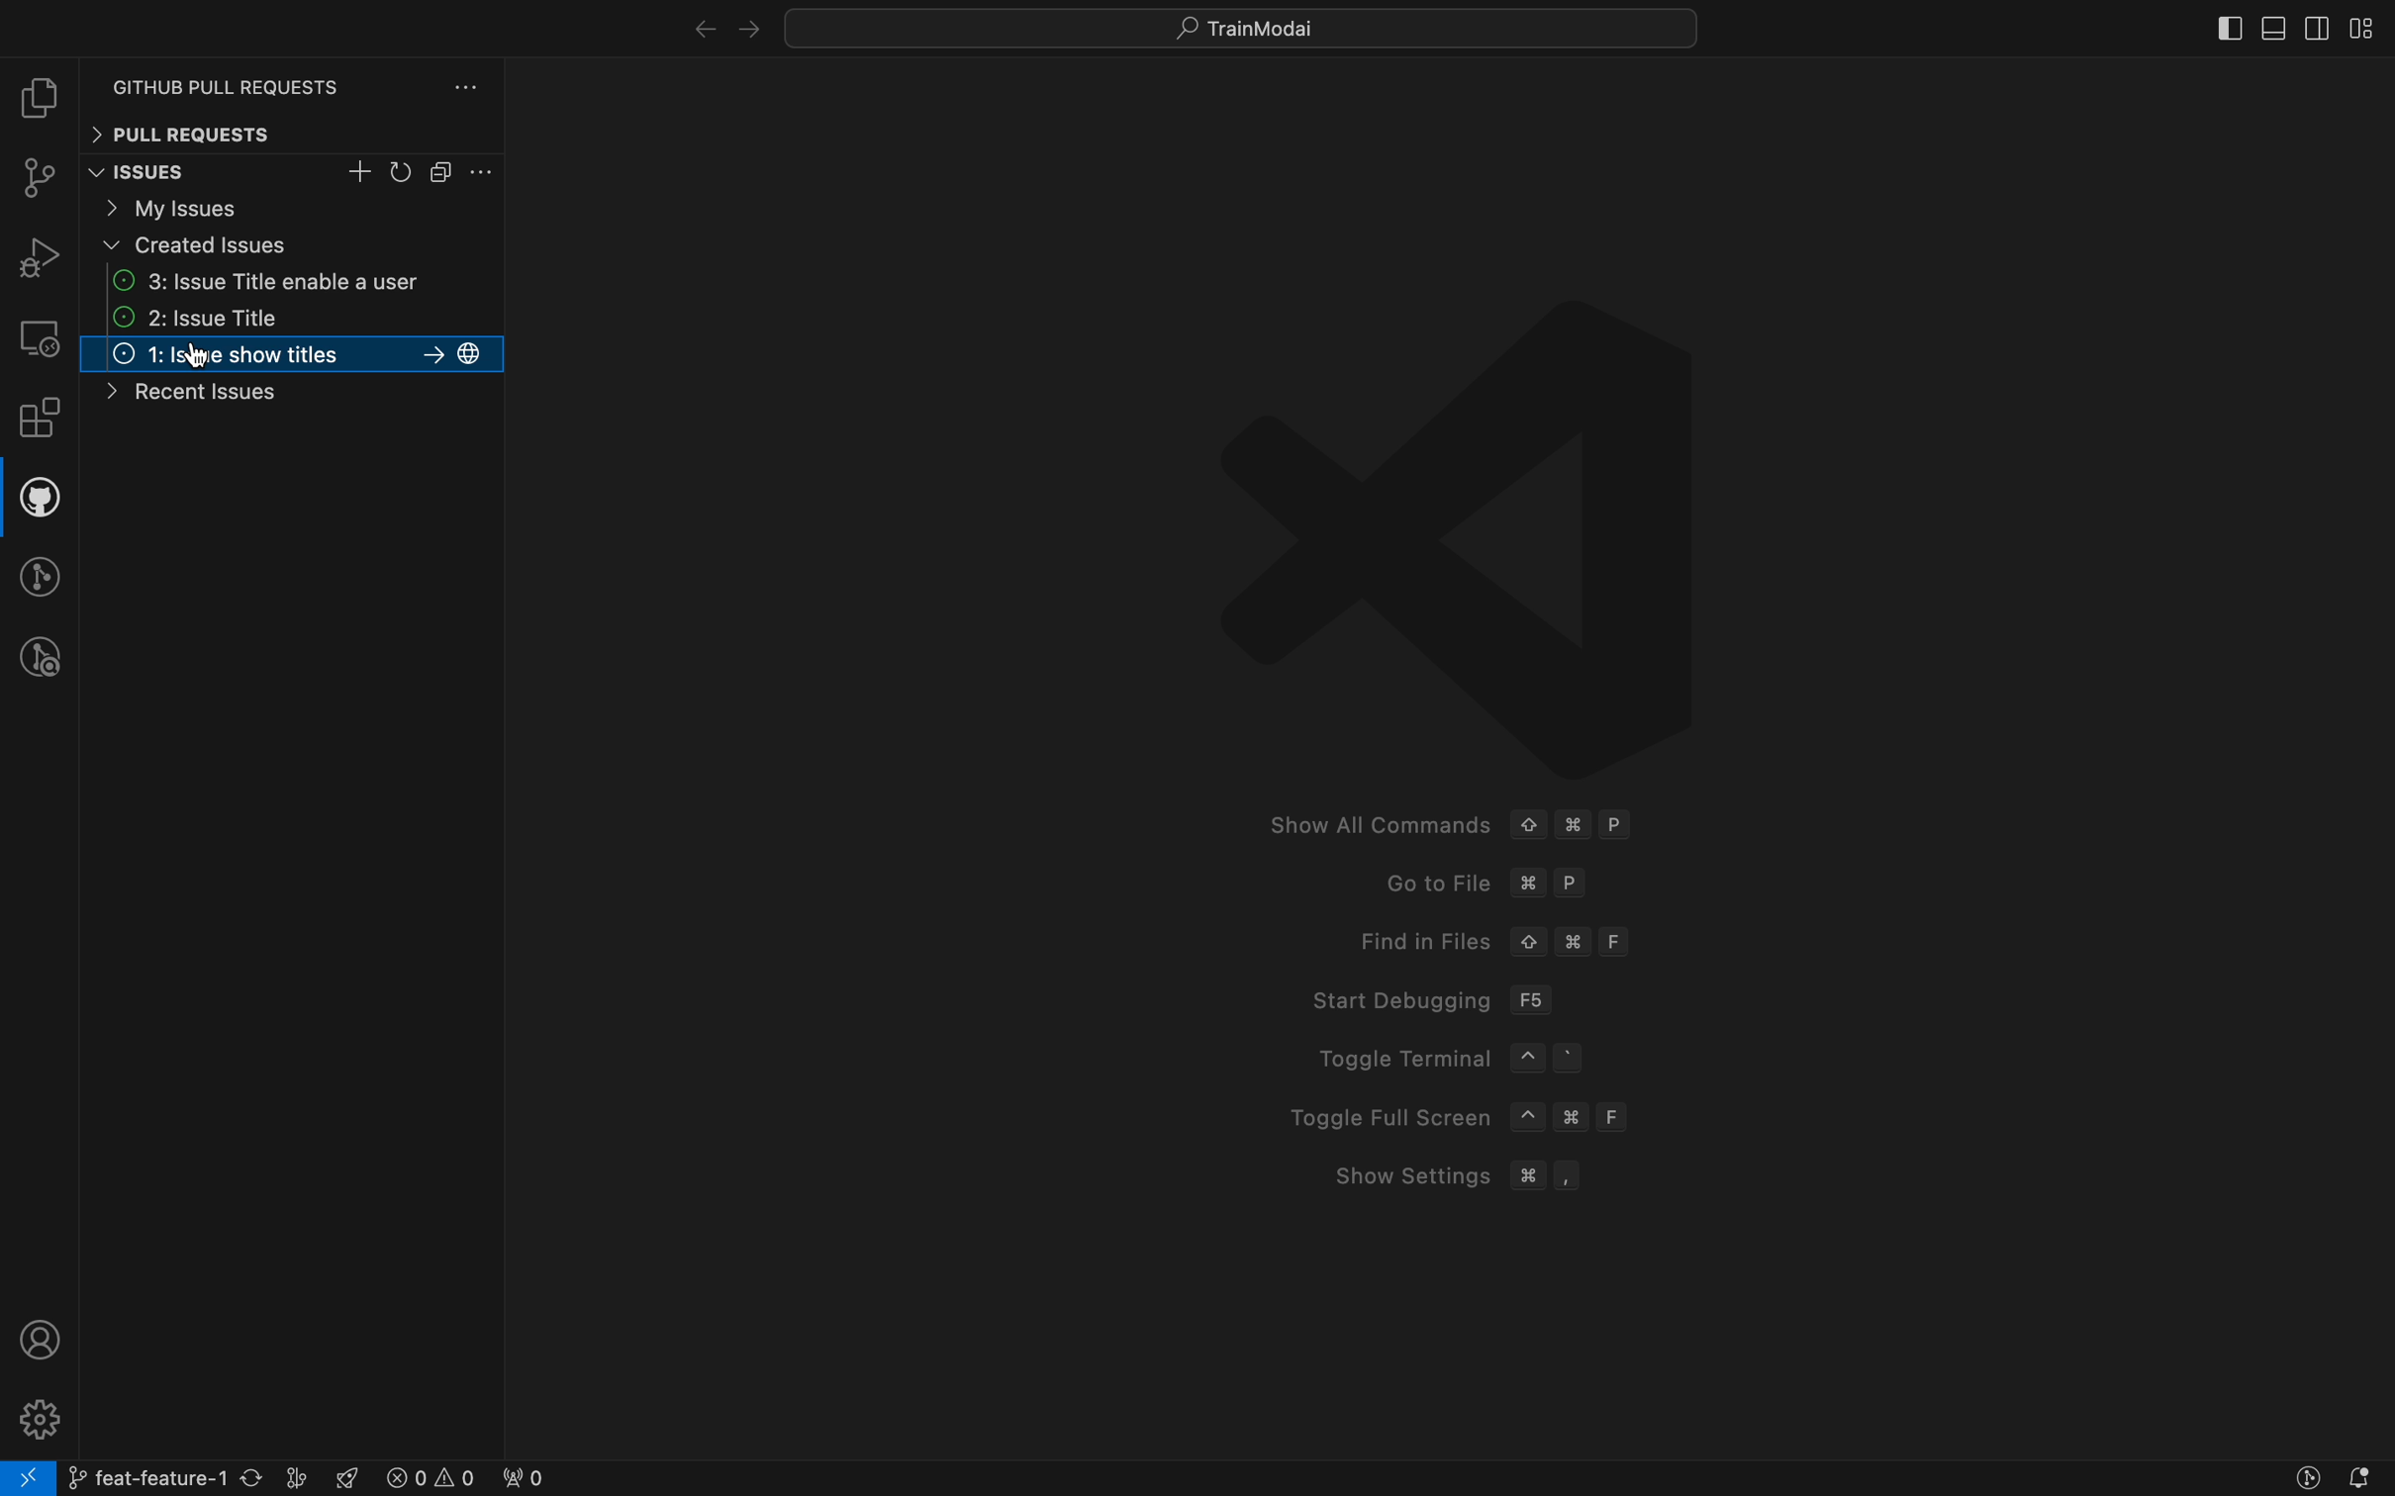 This screenshot has width=2395, height=1496. What do you see at coordinates (43, 576) in the screenshot?
I see `git lens` at bounding box center [43, 576].